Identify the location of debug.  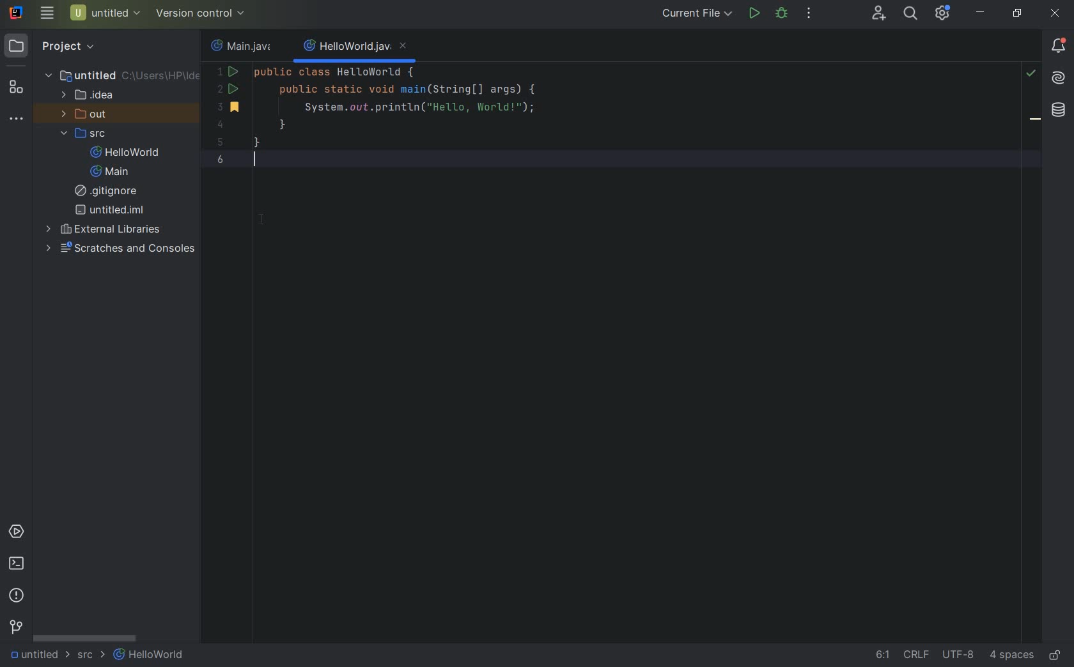
(781, 14).